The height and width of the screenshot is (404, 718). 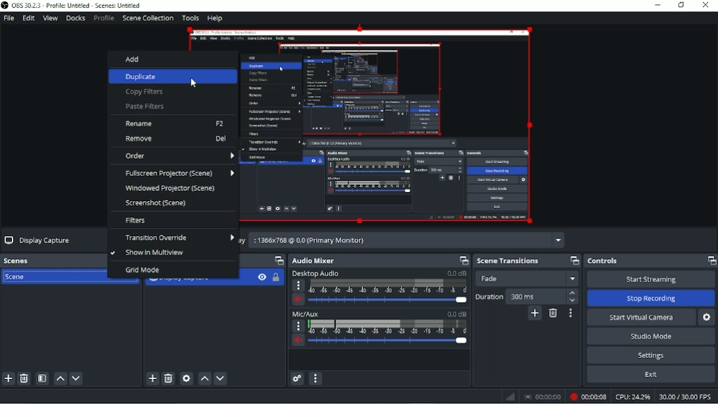 What do you see at coordinates (25, 378) in the screenshot?
I see `Remove selected scene` at bounding box center [25, 378].